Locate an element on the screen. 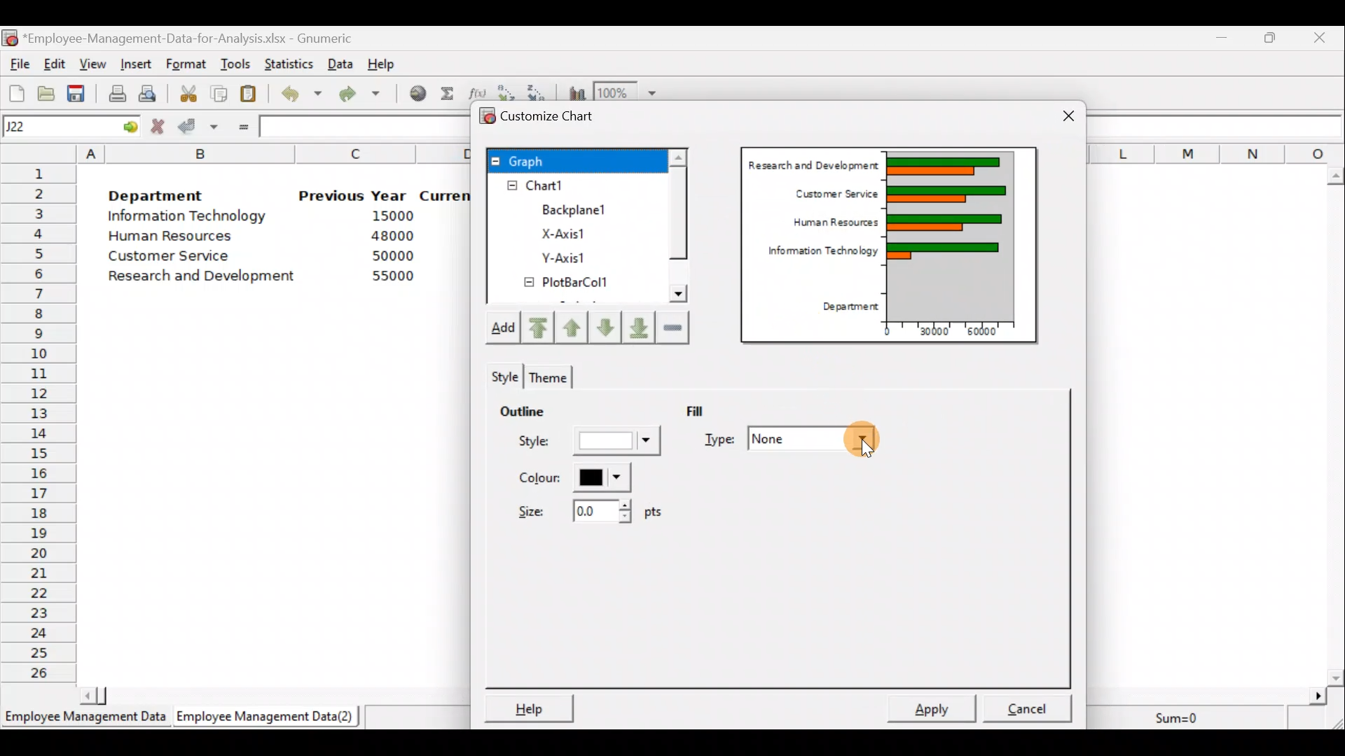  55000 is located at coordinates (391, 277).